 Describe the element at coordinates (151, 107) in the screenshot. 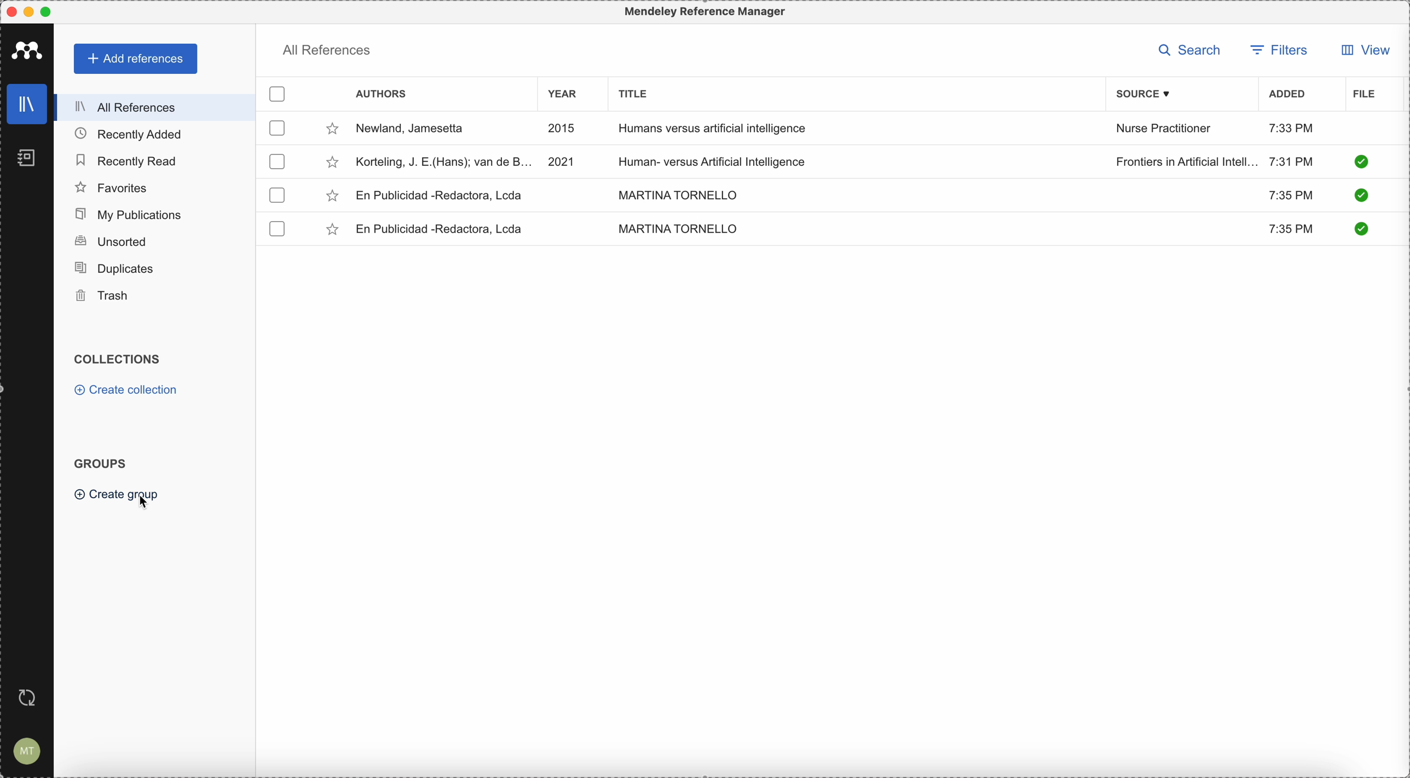

I see `all references` at that location.